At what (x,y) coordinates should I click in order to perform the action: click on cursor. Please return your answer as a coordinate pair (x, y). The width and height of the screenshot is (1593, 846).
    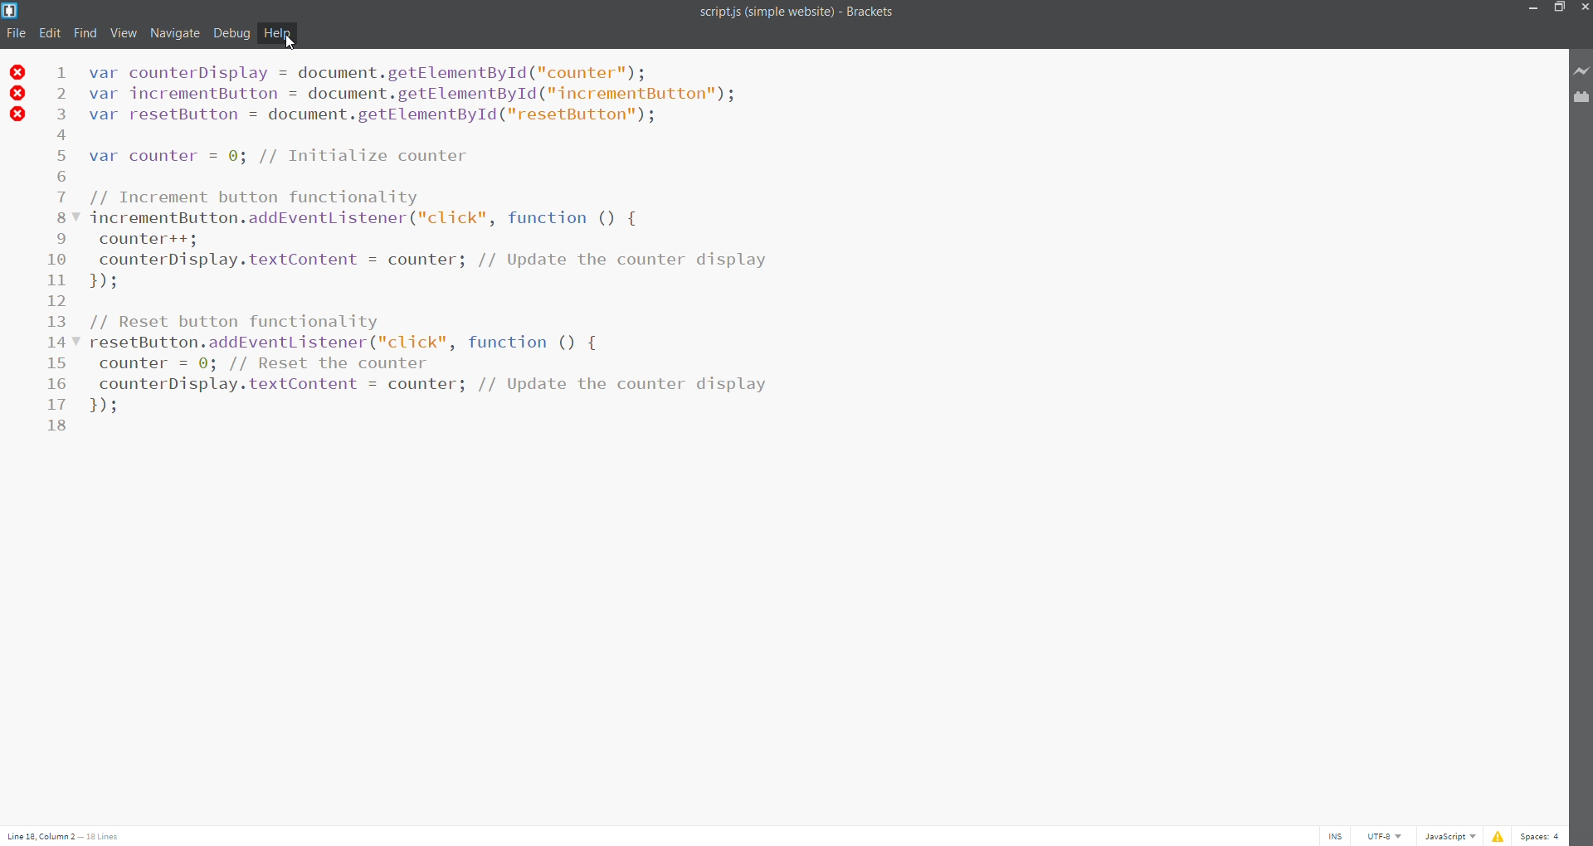
    Looking at the image, I should click on (290, 42).